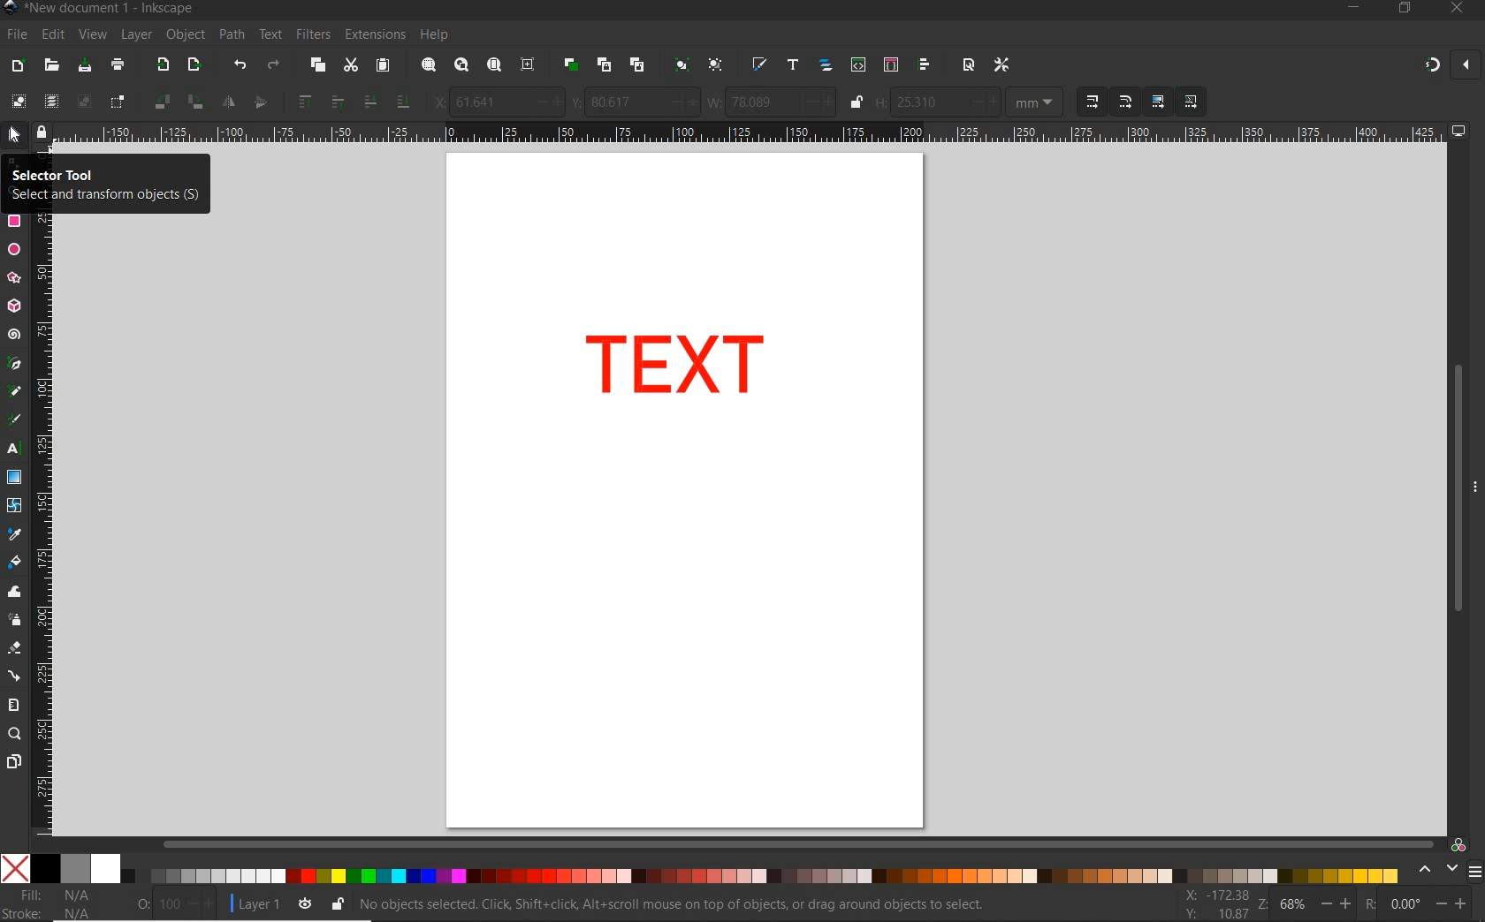  Describe the element at coordinates (53, 64) in the screenshot. I see `open file dialog` at that location.